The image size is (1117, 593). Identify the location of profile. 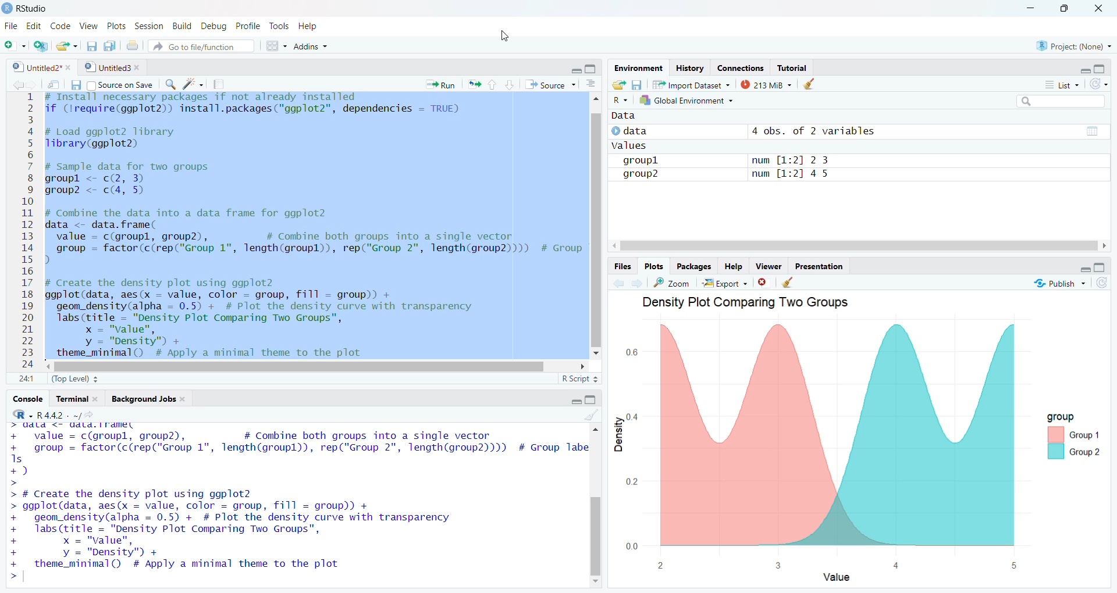
(247, 26).